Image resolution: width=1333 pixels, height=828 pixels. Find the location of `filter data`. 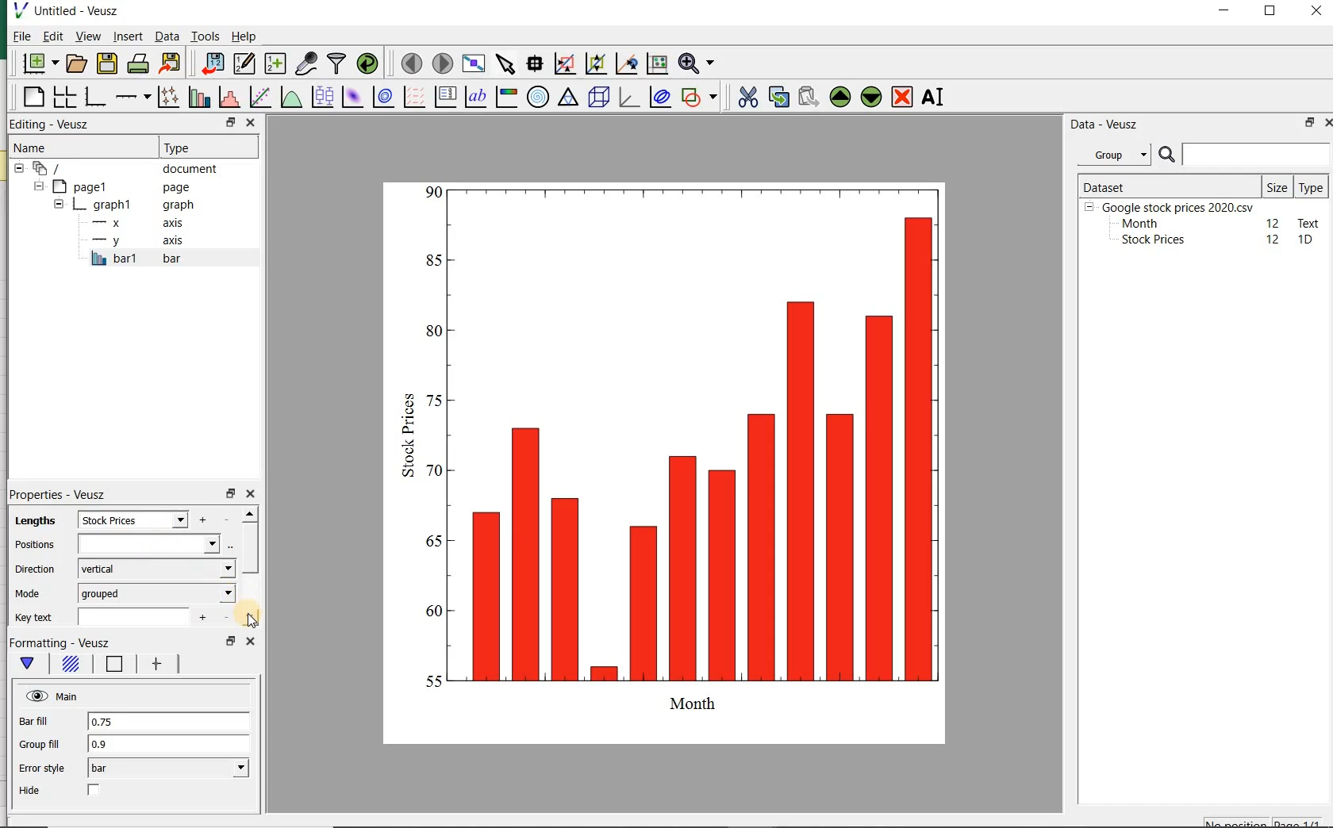

filter data is located at coordinates (337, 63).